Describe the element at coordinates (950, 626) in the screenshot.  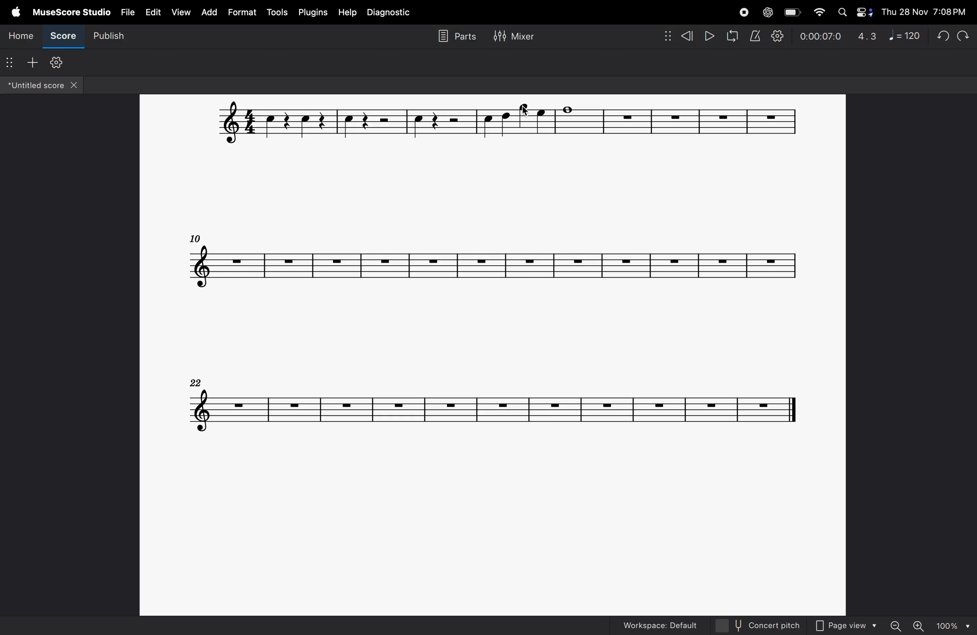
I see `100` at that location.